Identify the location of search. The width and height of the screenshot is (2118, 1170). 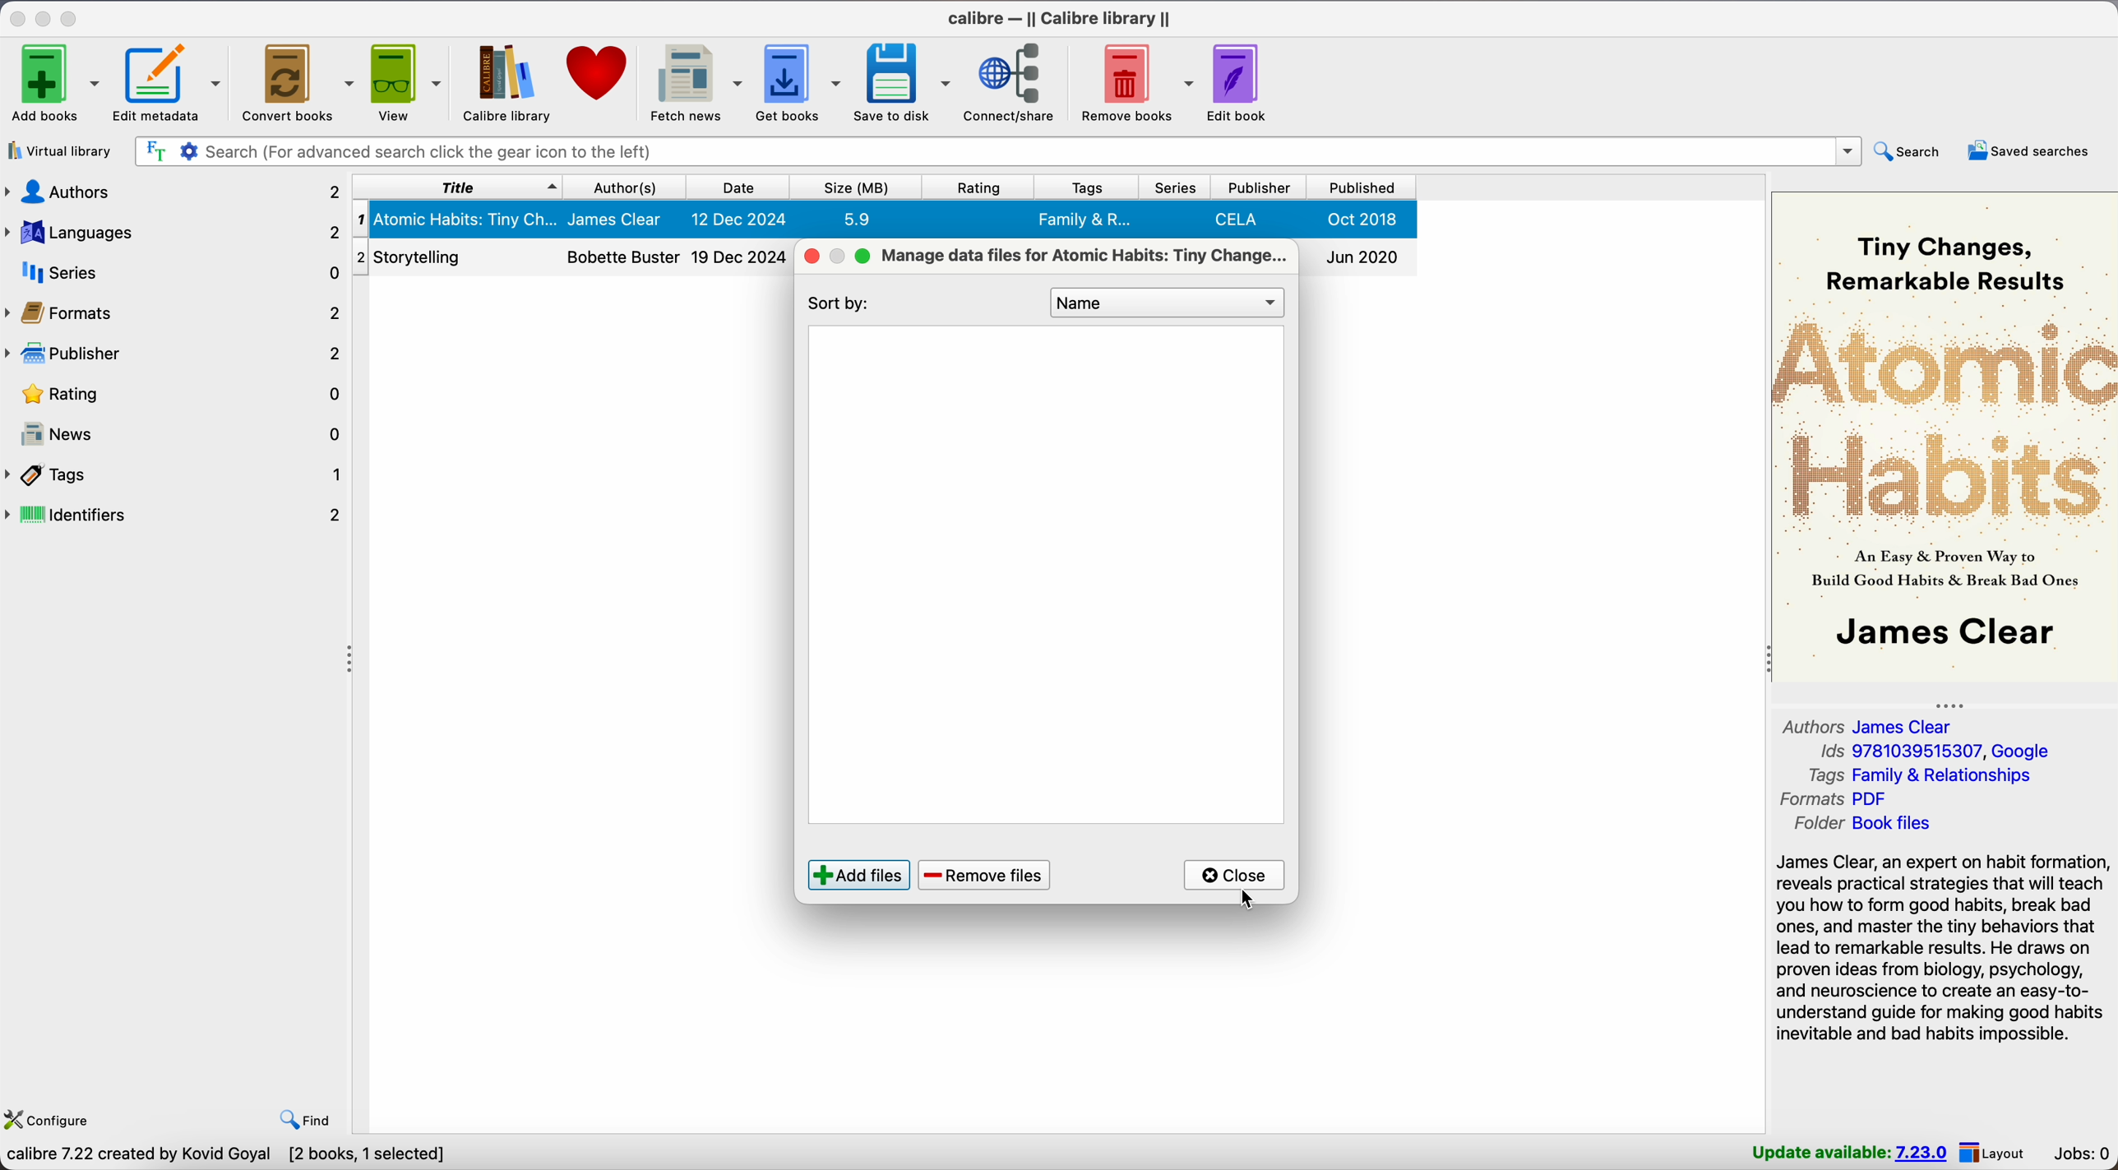
(1912, 150).